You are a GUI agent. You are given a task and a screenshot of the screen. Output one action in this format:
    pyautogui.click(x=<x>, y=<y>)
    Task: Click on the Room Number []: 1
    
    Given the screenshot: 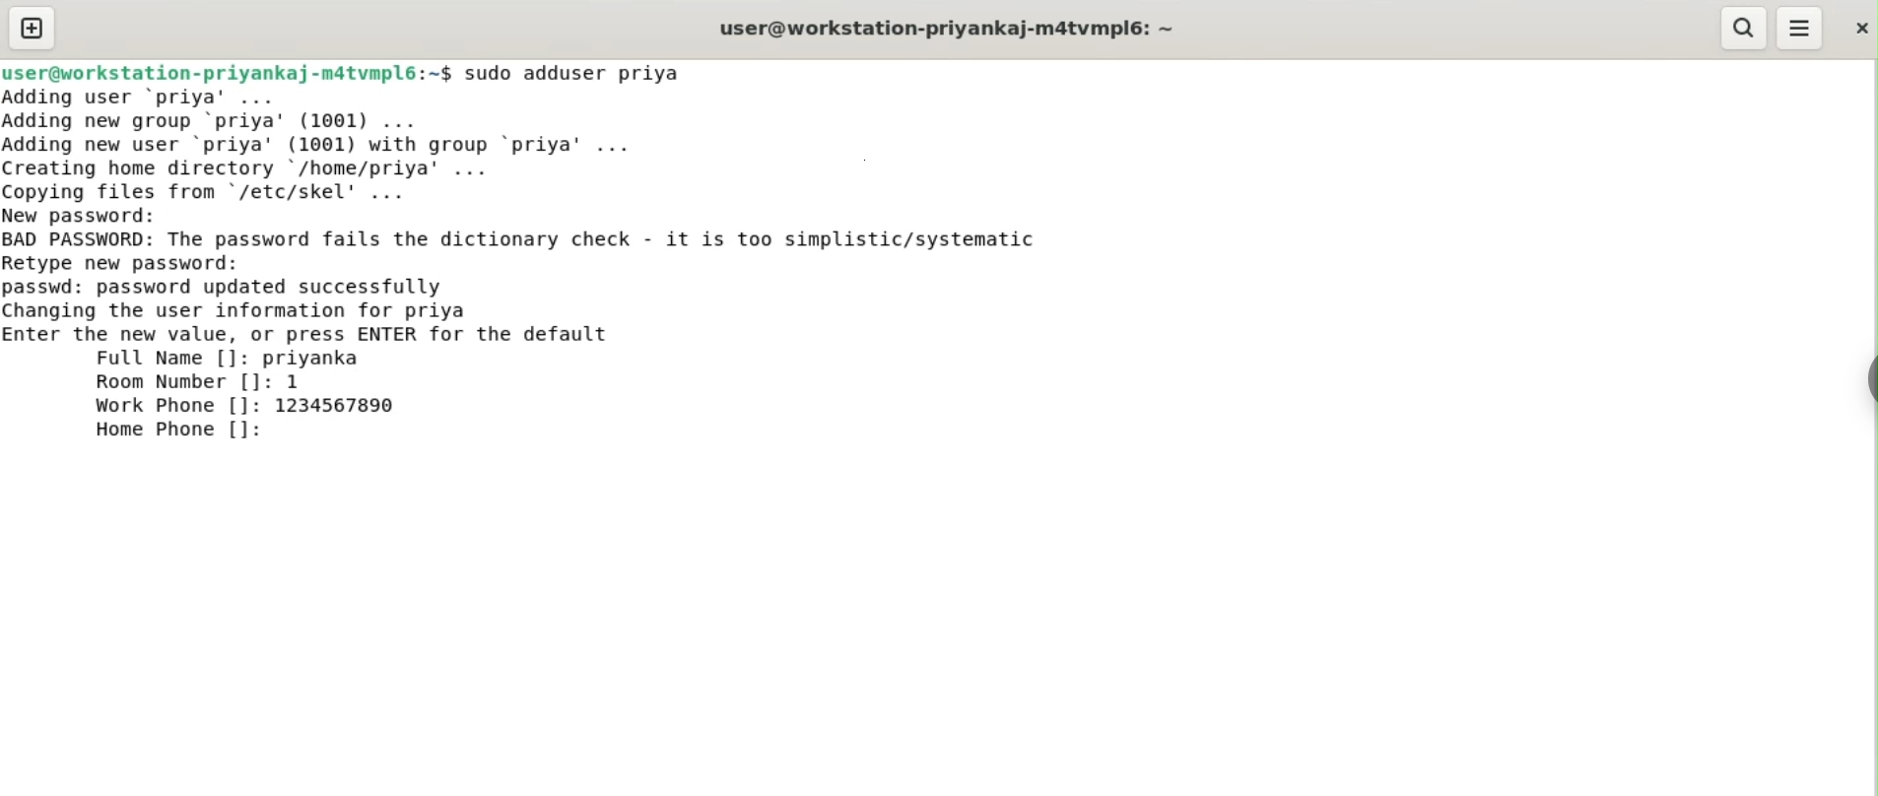 What is the action you would take?
    pyautogui.click(x=198, y=382)
    